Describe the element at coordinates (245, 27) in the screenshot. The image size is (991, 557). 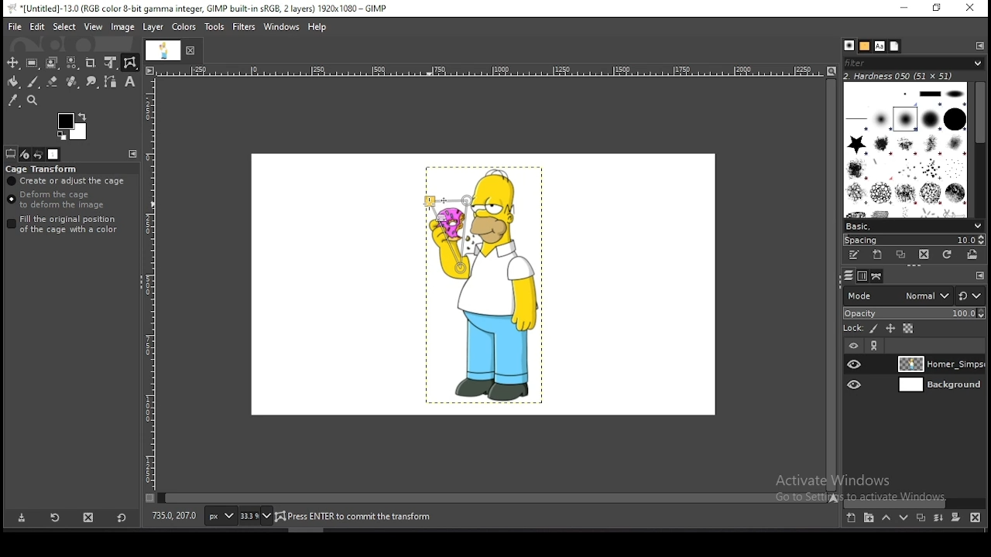
I see `filters` at that location.